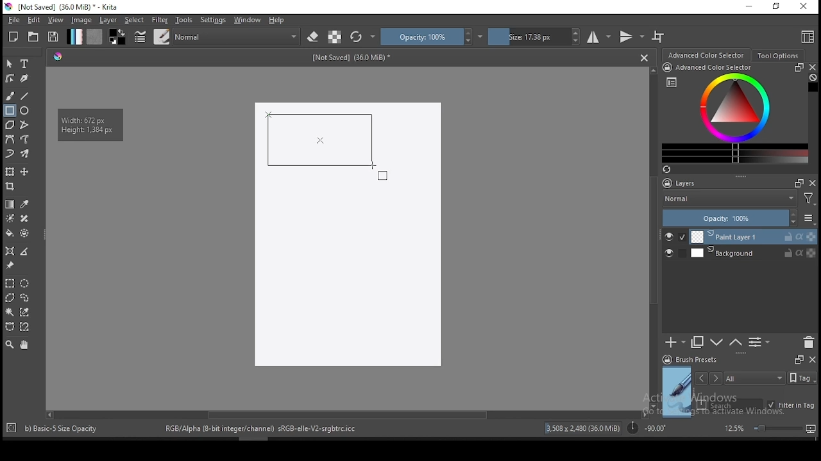 The image size is (821, 461). What do you see at coordinates (10, 63) in the screenshot?
I see `select shapes tool` at bounding box center [10, 63].